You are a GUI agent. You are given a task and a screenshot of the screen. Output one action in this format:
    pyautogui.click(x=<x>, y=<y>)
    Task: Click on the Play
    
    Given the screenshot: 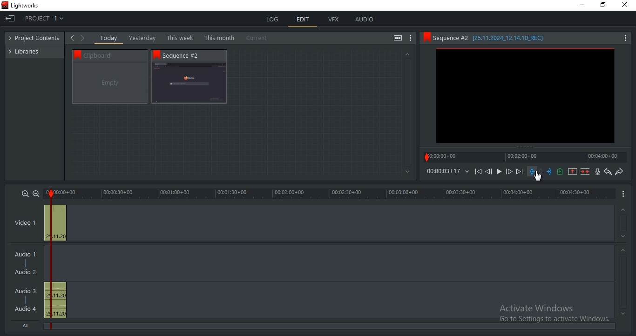 What is the action you would take?
    pyautogui.click(x=499, y=172)
    